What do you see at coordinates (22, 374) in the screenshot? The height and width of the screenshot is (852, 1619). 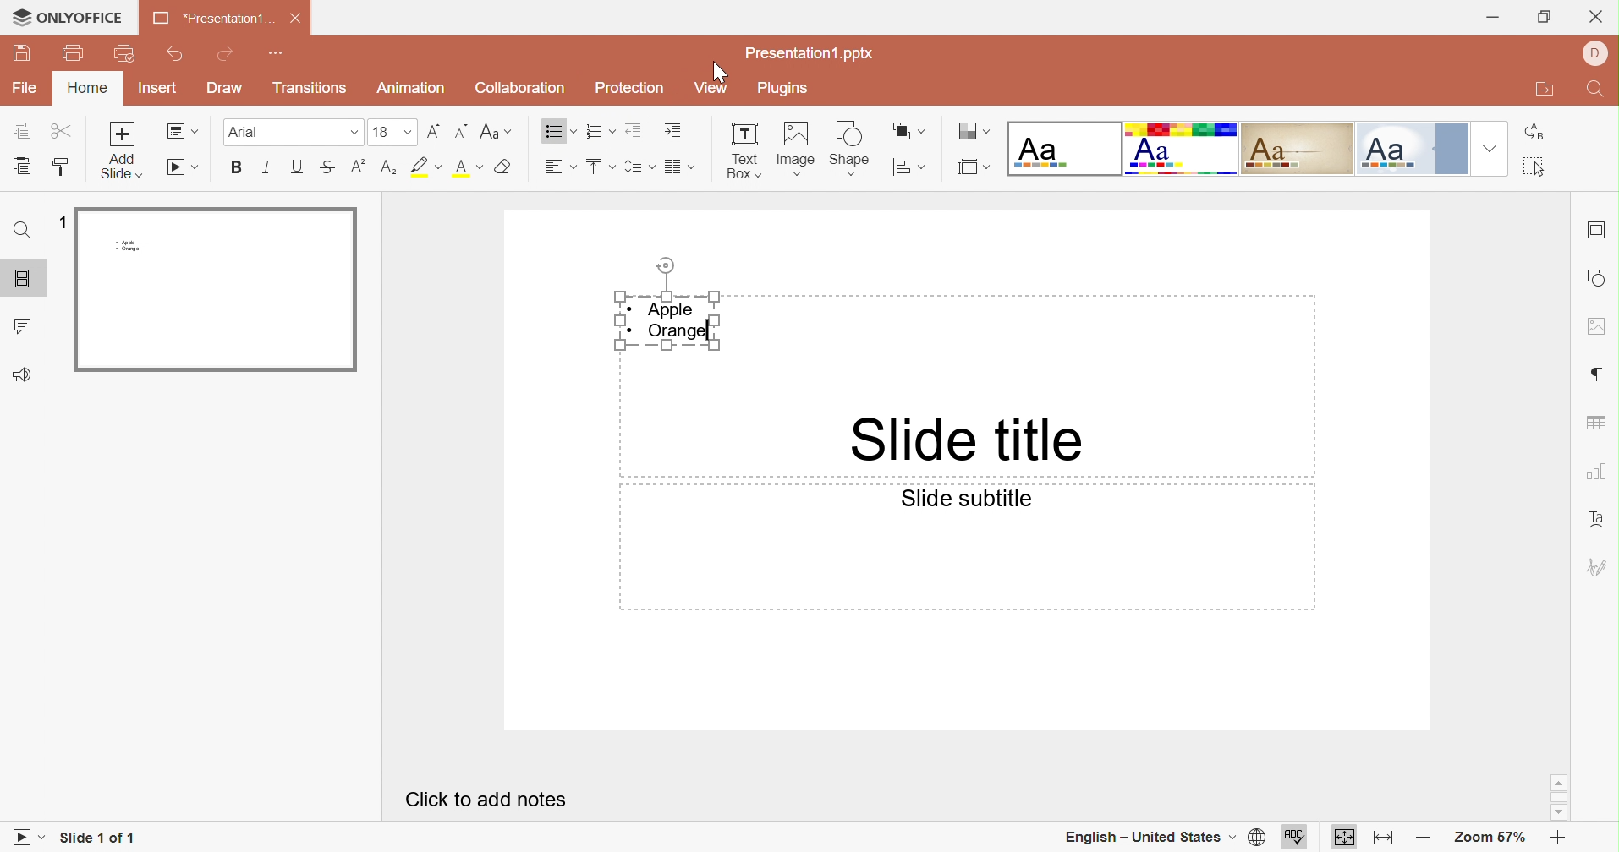 I see `Feedback and Support` at bounding box center [22, 374].